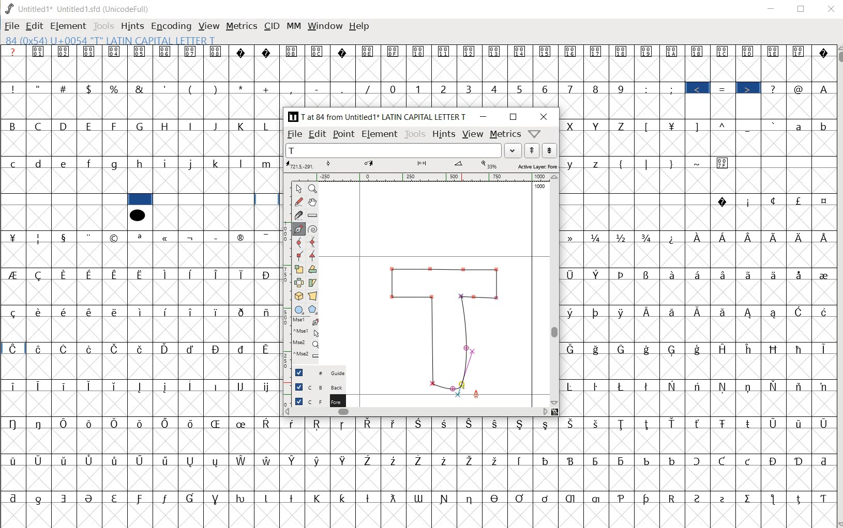 Image resolution: width=843 pixels, height=528 pixels. What do you see at coordinates (514, 118) in the screenshot?
I see `maximize` at bounding box center [514, 118].